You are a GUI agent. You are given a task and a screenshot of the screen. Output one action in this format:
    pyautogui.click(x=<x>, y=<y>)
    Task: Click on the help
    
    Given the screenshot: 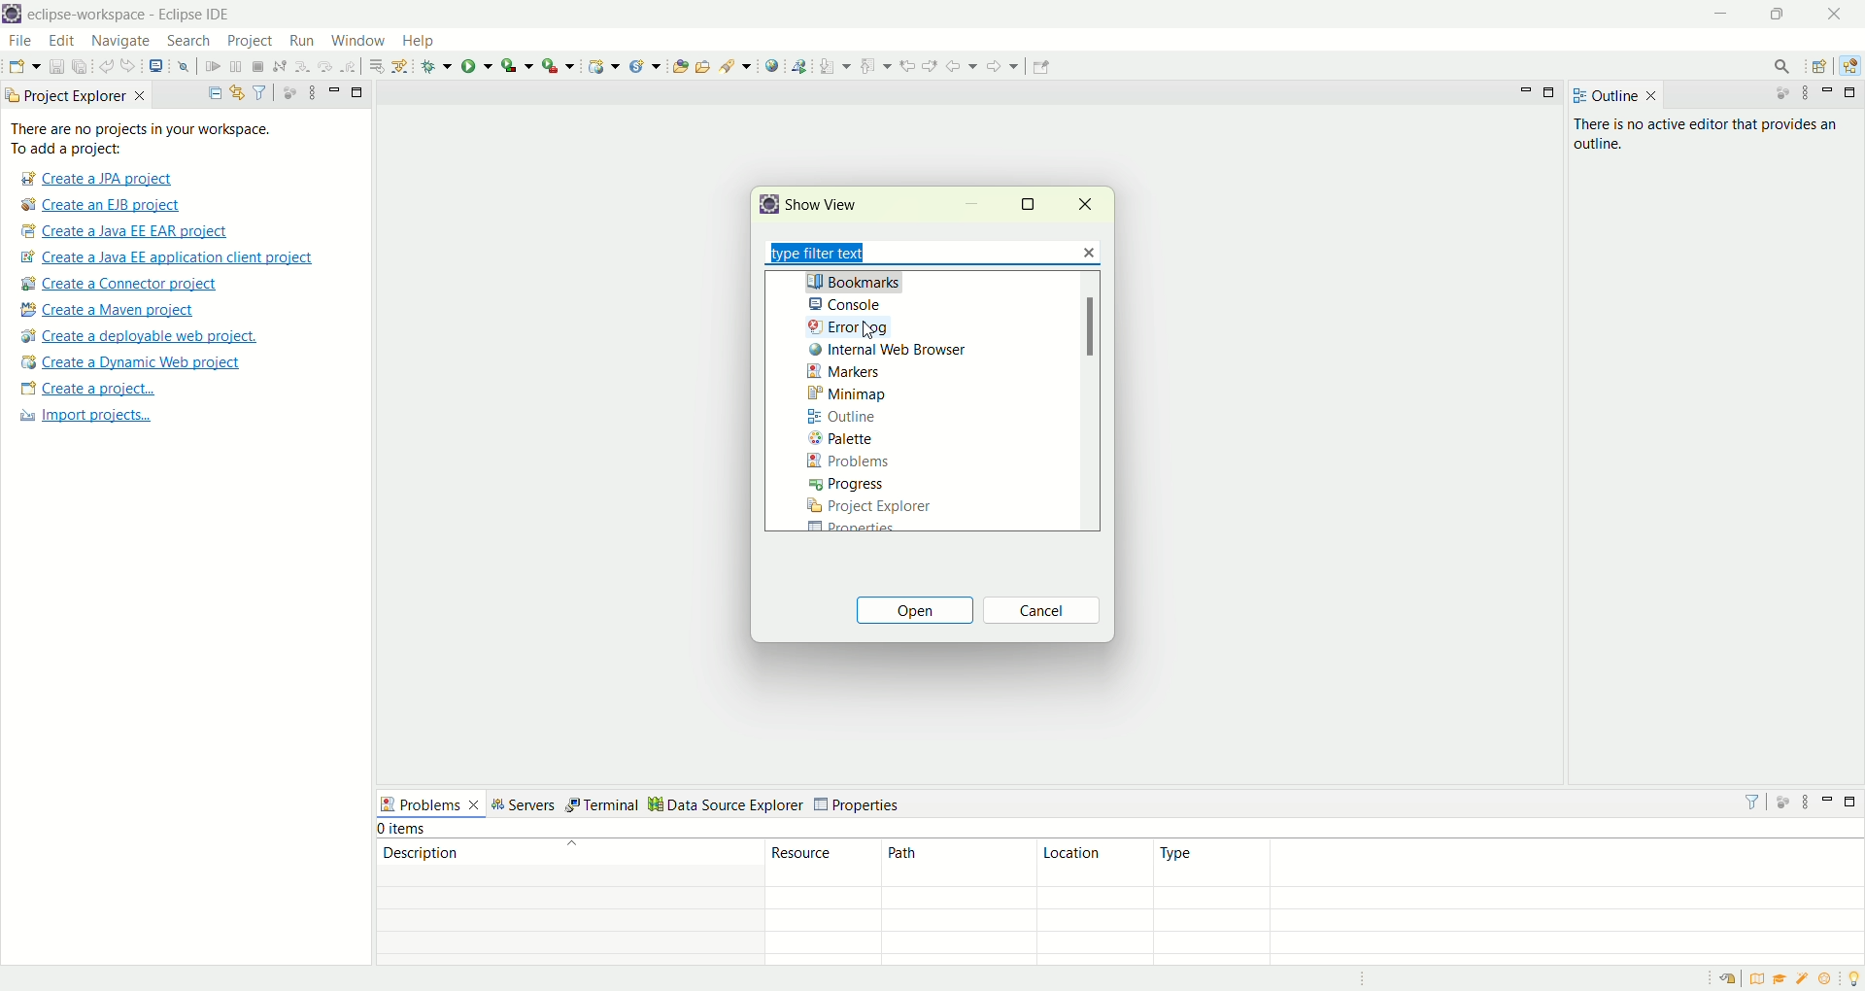 What is the action you would take?
    pyautogui.click(x=415, y=41)
    